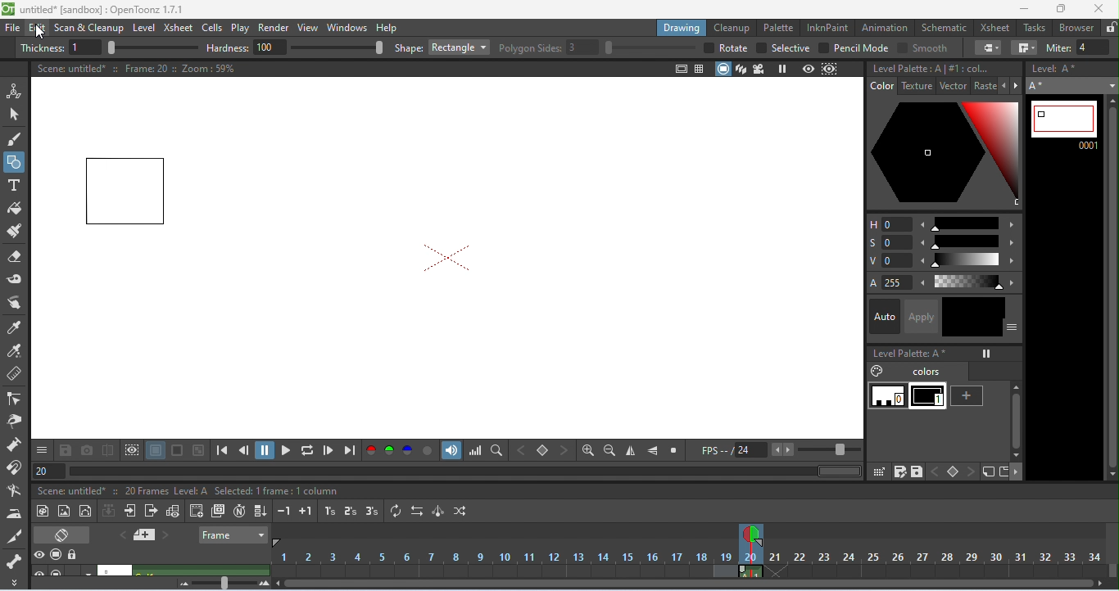 The height and width of the screenshot is (591, 1119). Describe the element at coordinates (221, 451) in the screenshot. I see `first frame` at that location.